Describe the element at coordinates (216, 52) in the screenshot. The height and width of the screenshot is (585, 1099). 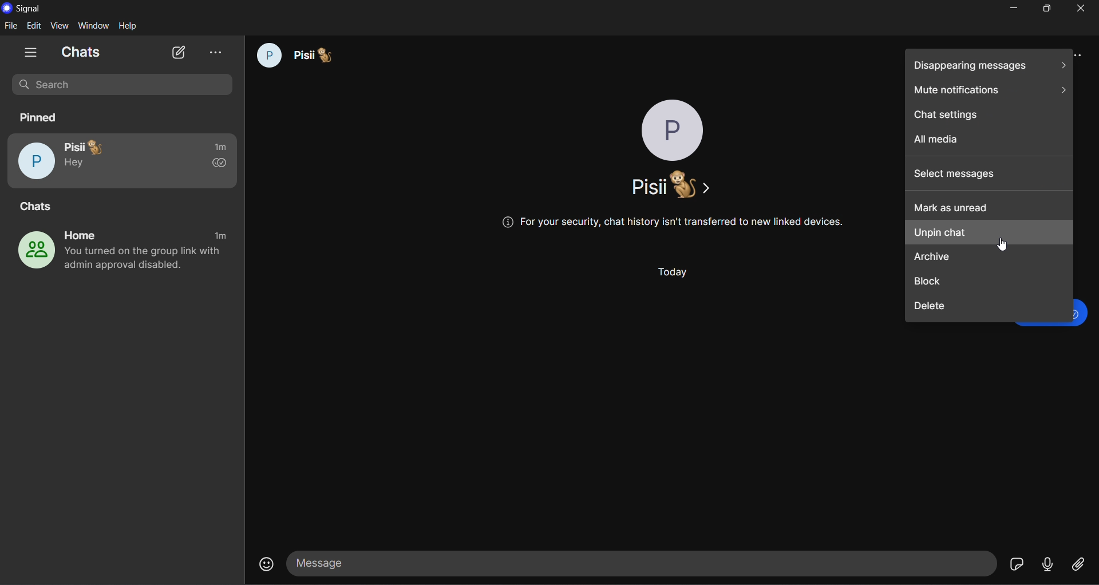
I see `view archive` at that location.